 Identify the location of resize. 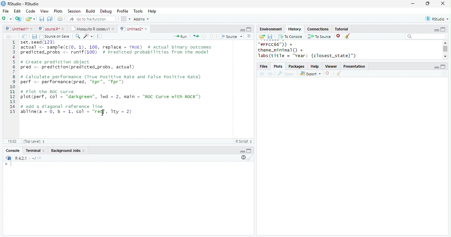
(428, 4).